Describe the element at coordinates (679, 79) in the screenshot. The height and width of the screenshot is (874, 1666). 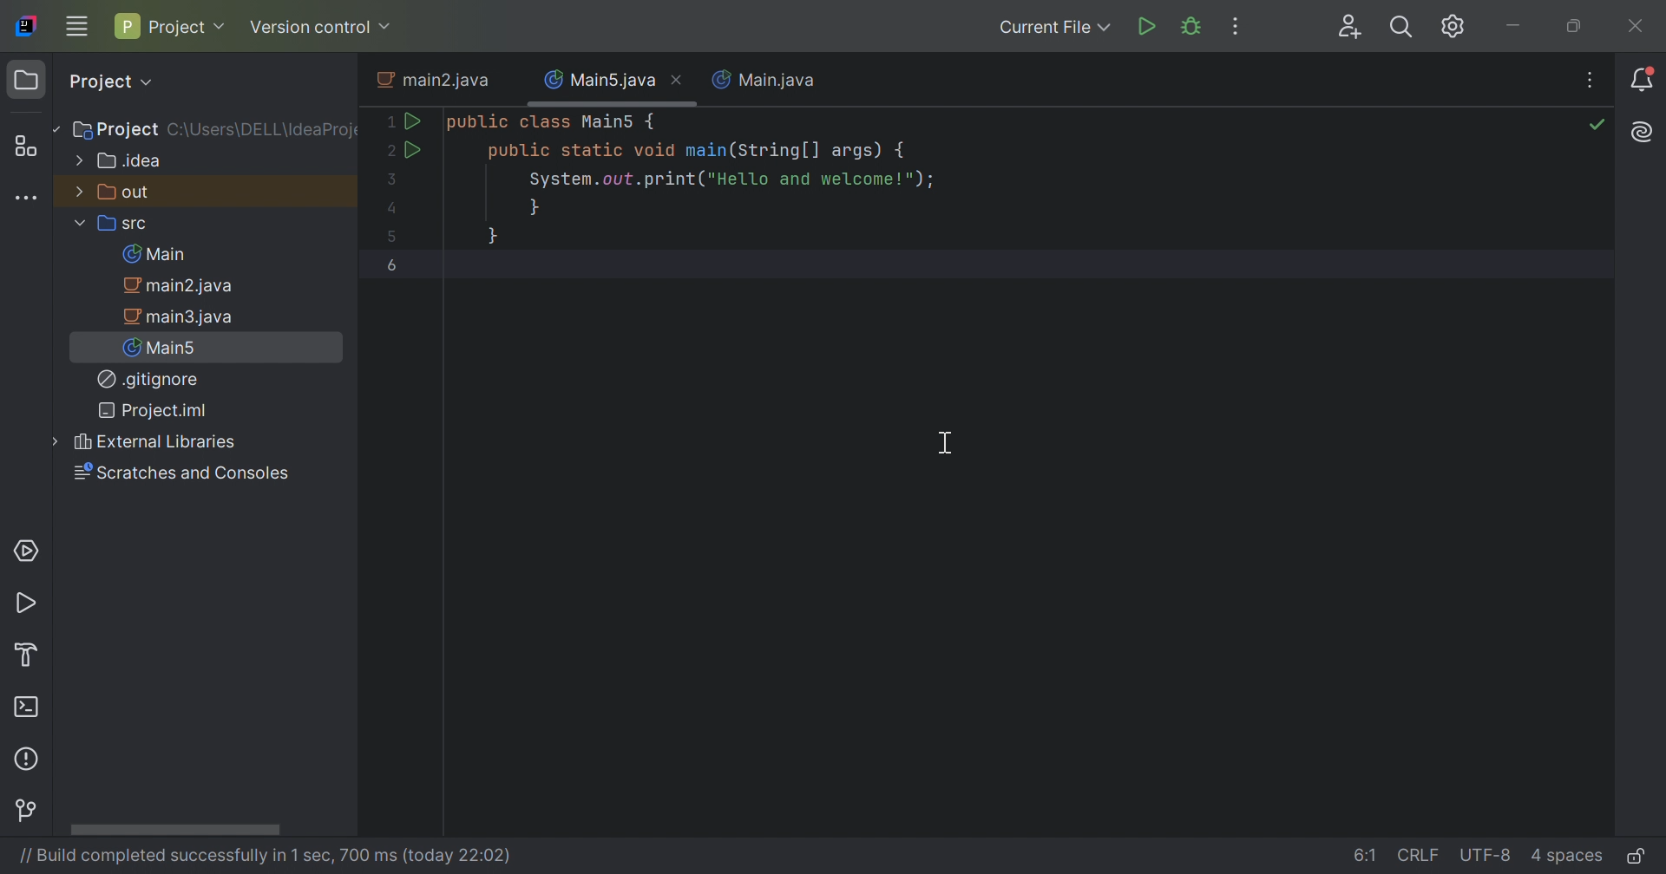
I see `Close` at that location.